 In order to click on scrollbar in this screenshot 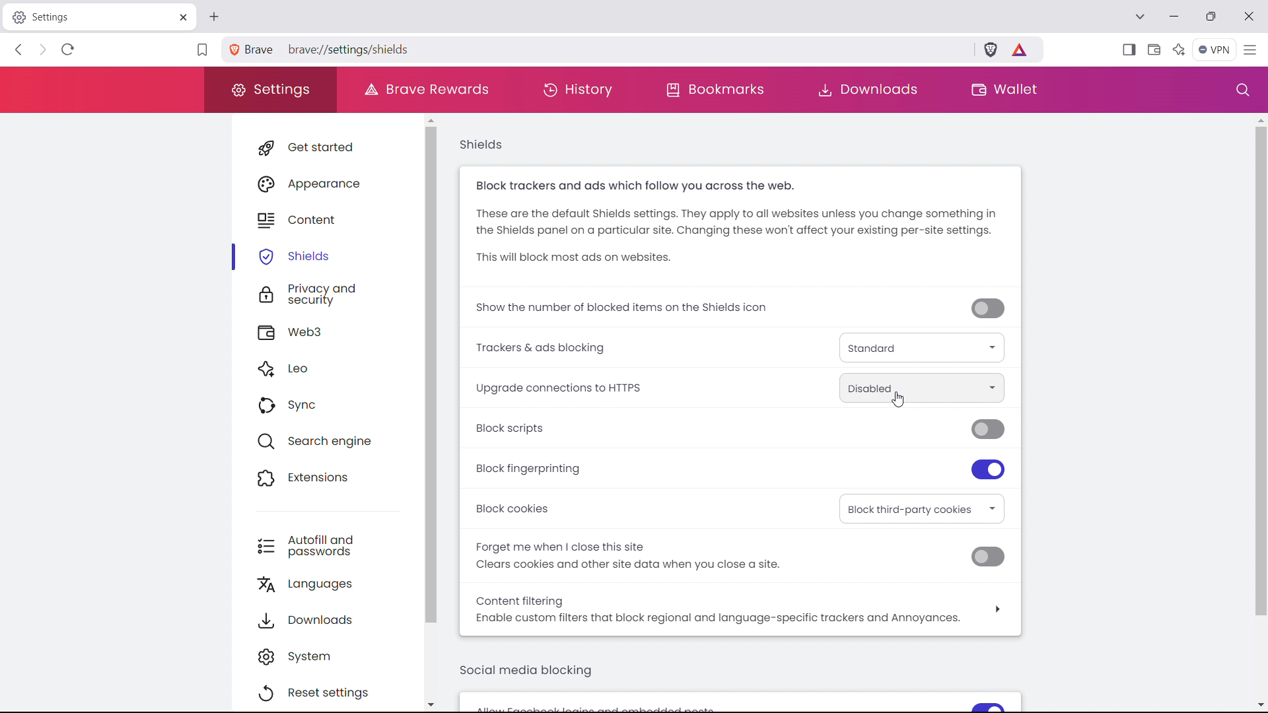, I will do `click(434, 376)`.